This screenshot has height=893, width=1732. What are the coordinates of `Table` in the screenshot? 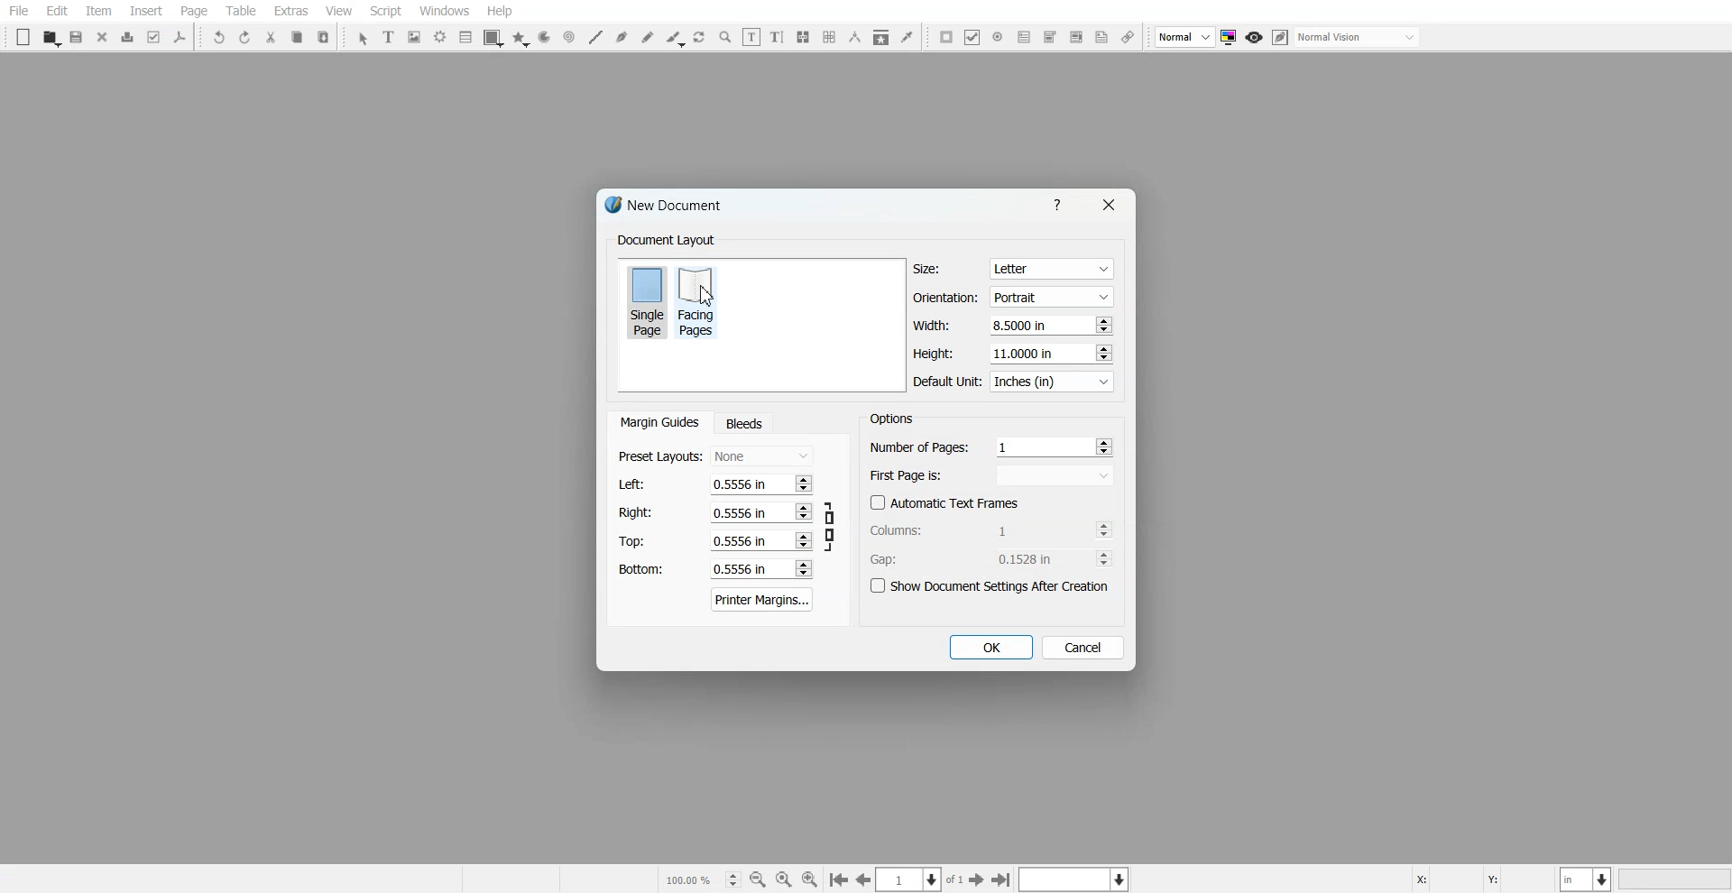 It's located at (240, 11).